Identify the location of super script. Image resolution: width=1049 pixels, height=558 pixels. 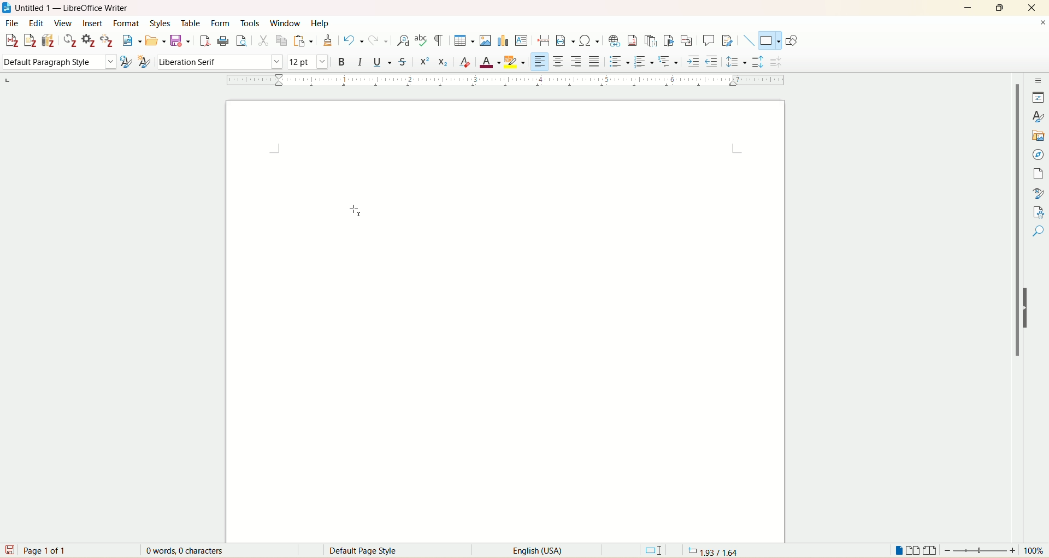
(423, 61).